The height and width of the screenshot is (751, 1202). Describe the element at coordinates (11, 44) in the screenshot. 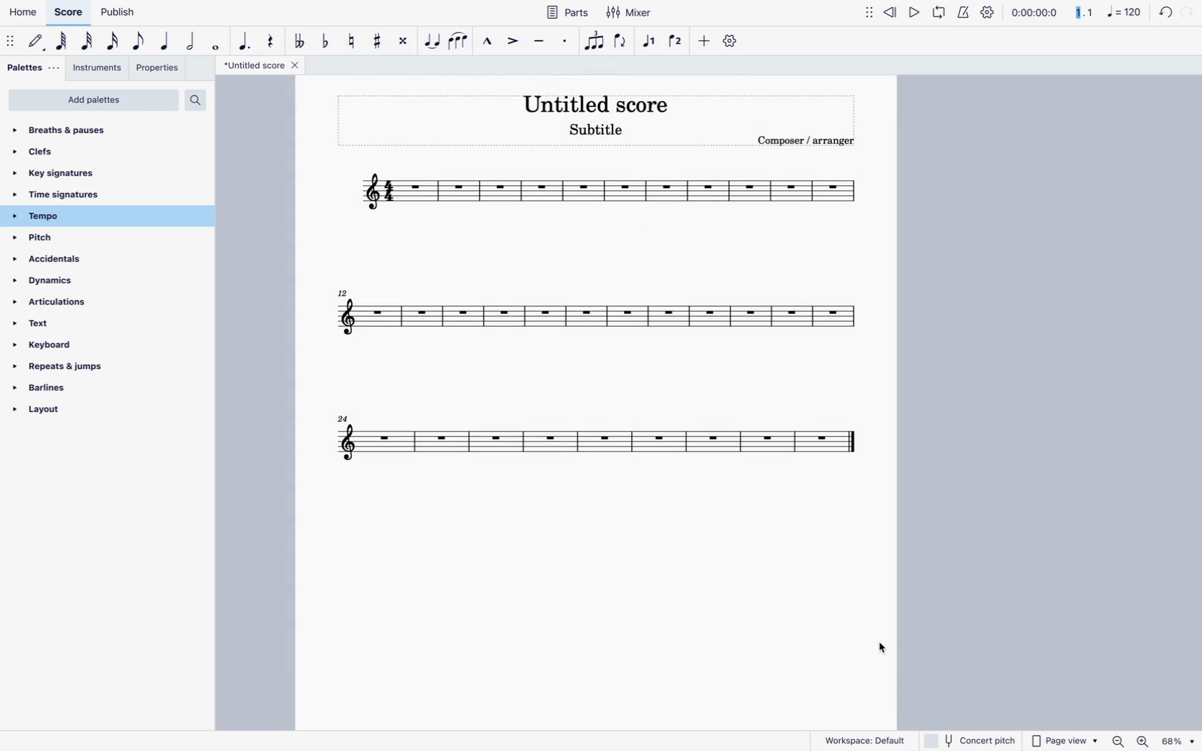

I see `move` at that location.